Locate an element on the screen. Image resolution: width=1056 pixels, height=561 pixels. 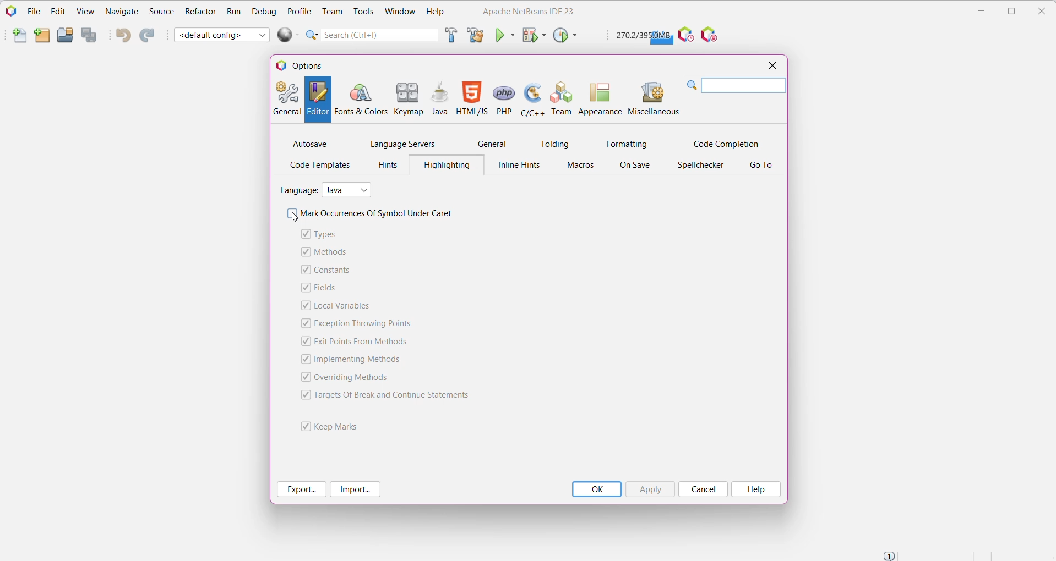
Window is located at coordinates (400, 13).